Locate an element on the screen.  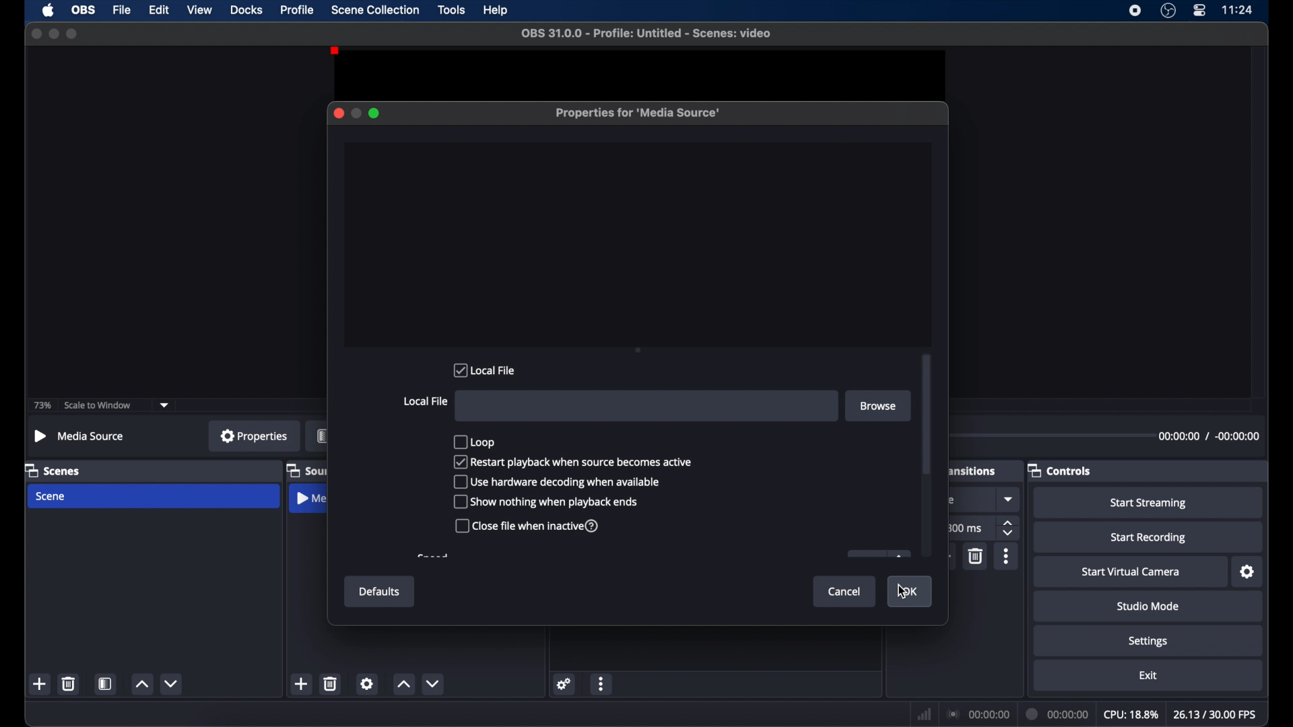
scene filters is located at coordinates (105, 683).